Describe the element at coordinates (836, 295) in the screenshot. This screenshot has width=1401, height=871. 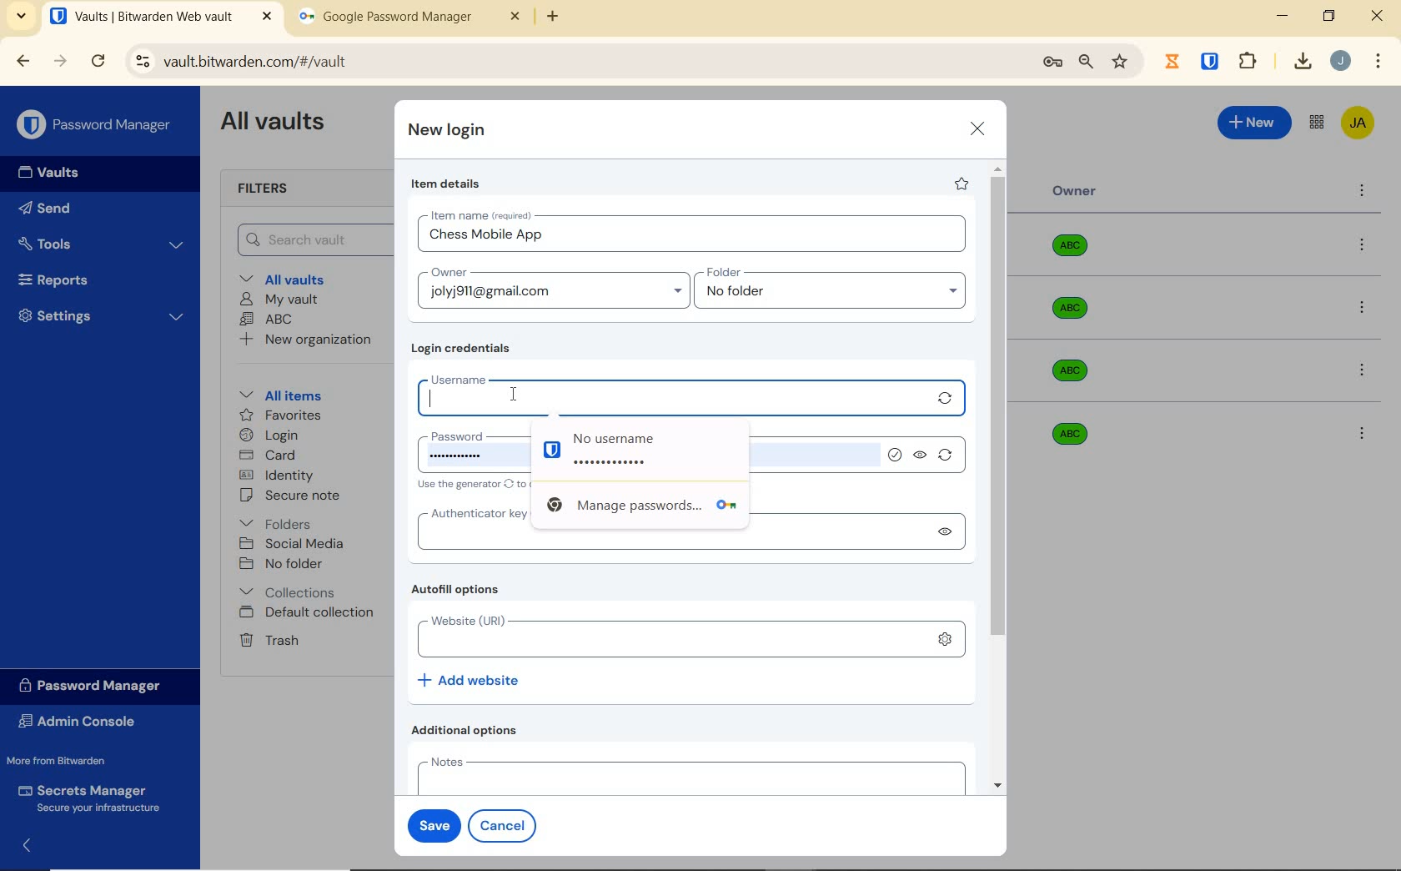
I see `no folder` at that location.